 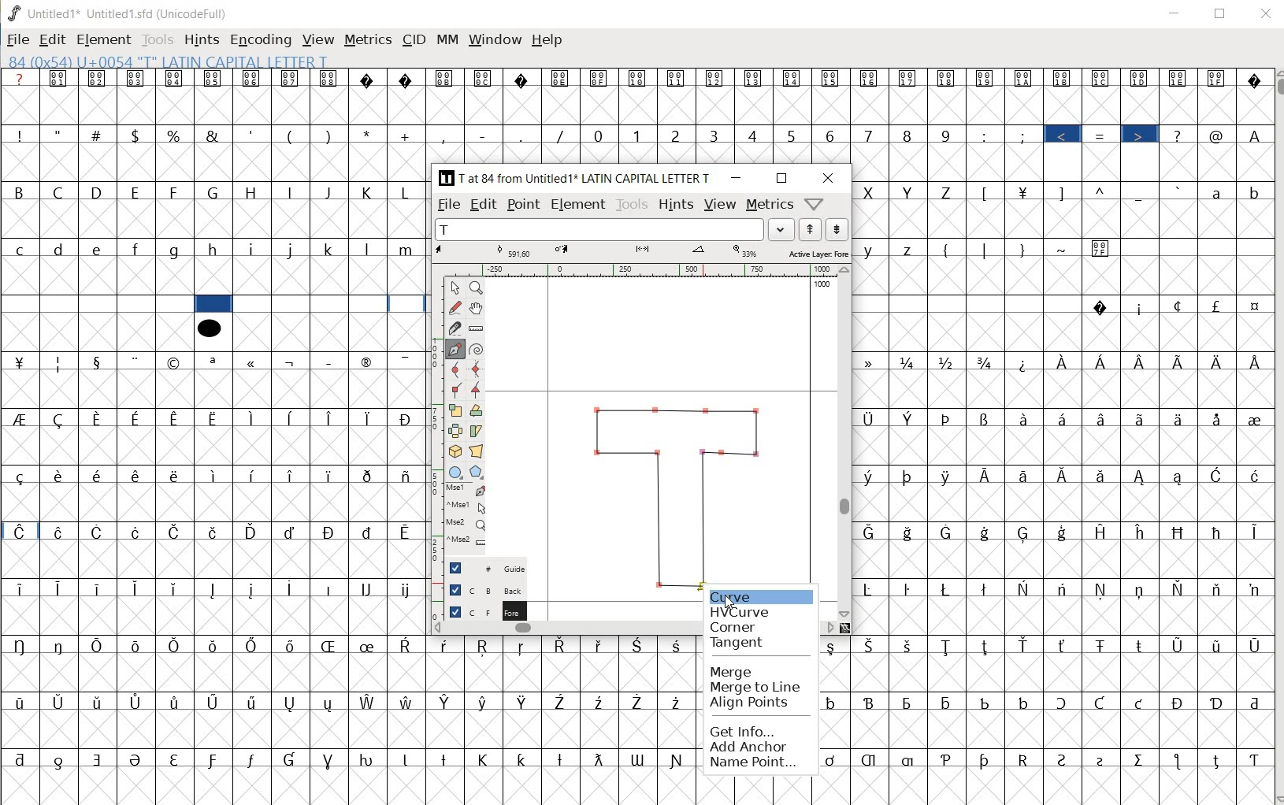 What do you see at coordinates (950, 532) in the screenshot?
I see `Symbol` at bounding box center [950, 532].